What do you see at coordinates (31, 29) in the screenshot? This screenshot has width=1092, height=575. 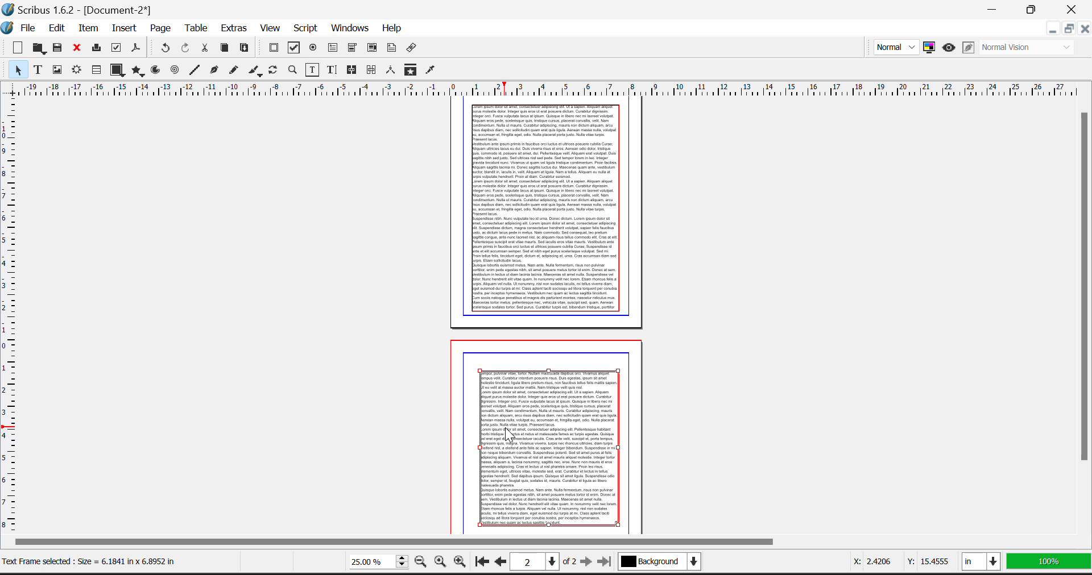 I see `File` at bounding box center [31, 29].